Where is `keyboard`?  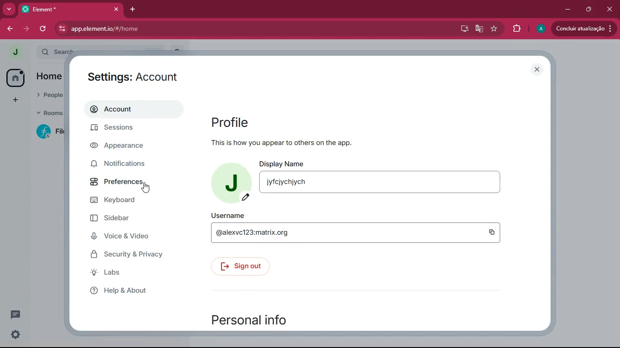 keyboard is located at coordinates (123, 200).